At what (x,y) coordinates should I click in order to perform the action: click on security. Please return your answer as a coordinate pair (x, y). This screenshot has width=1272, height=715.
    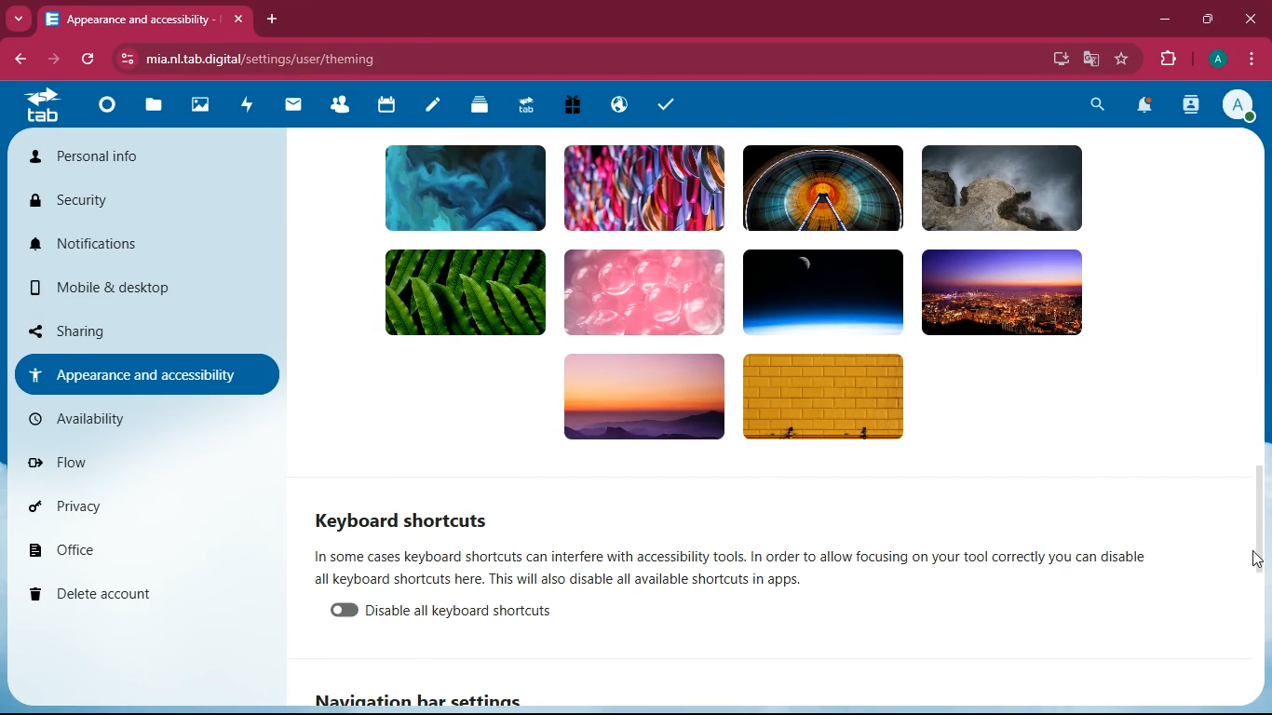
    Looking at the image, I should click on (122, 203).